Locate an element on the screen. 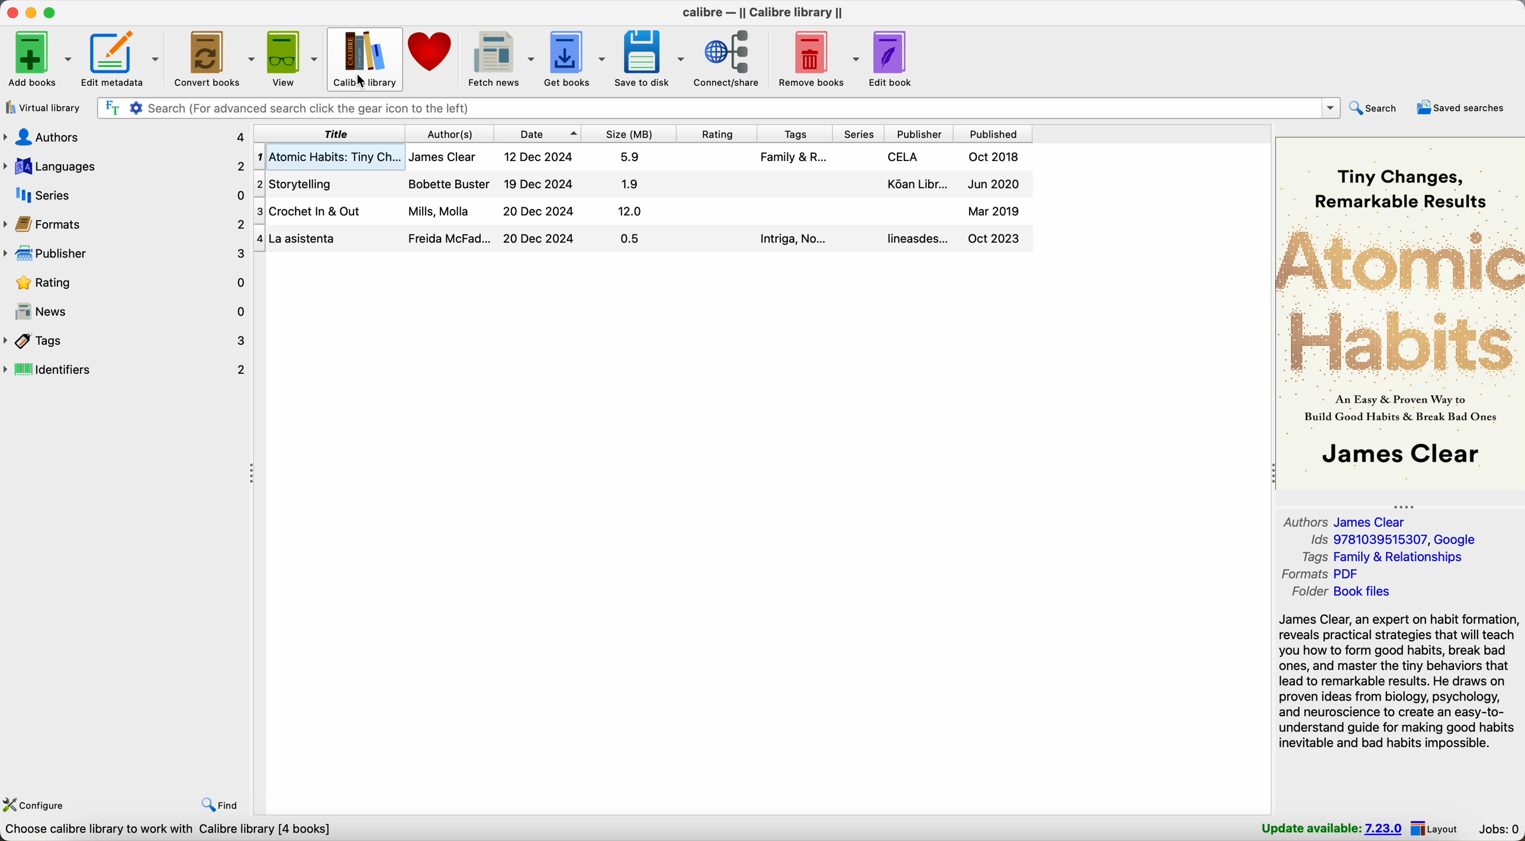 The width and height of the screenshot is (1525, 841). series is located at coordinates (126, 195).